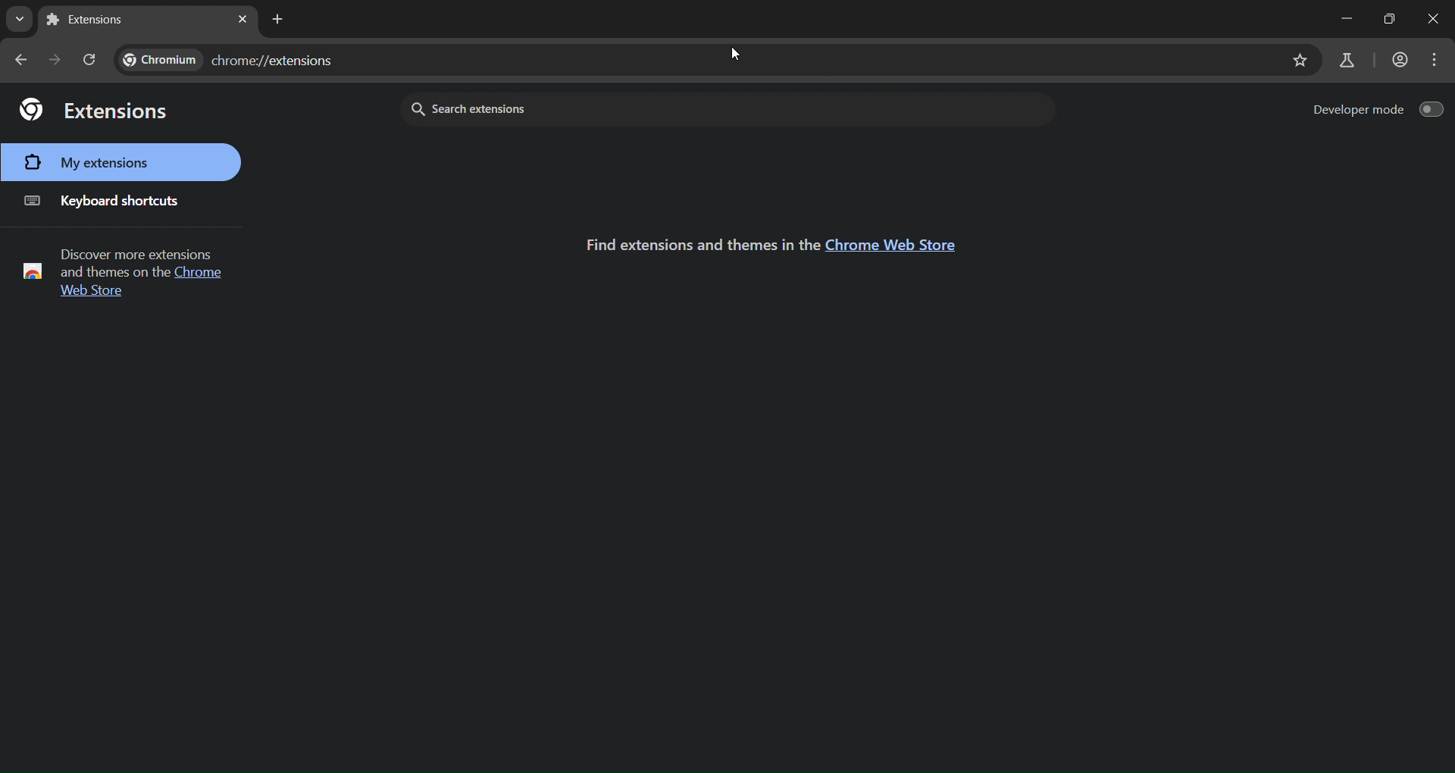 The height and width of the screenshot is (773, 1455). I want to click on search extensions, so click(577, 108).